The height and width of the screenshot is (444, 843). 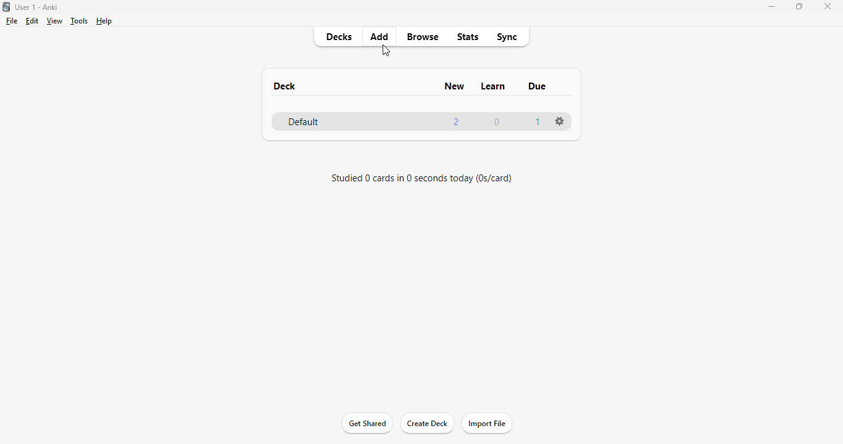 I want to click on default, so click(x=303, y=121).